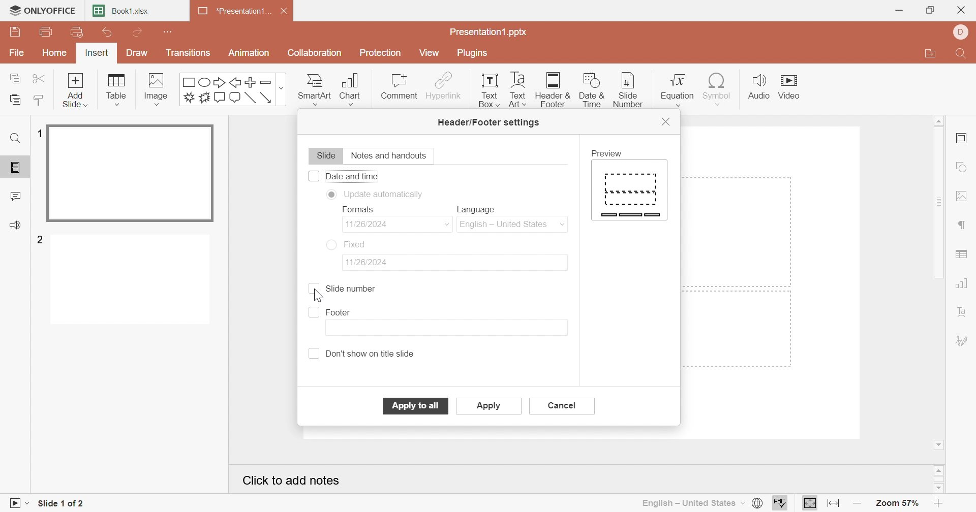  Describe the element at coordinates (624, 89) in the screenshot. I see `Slide number` at that location.